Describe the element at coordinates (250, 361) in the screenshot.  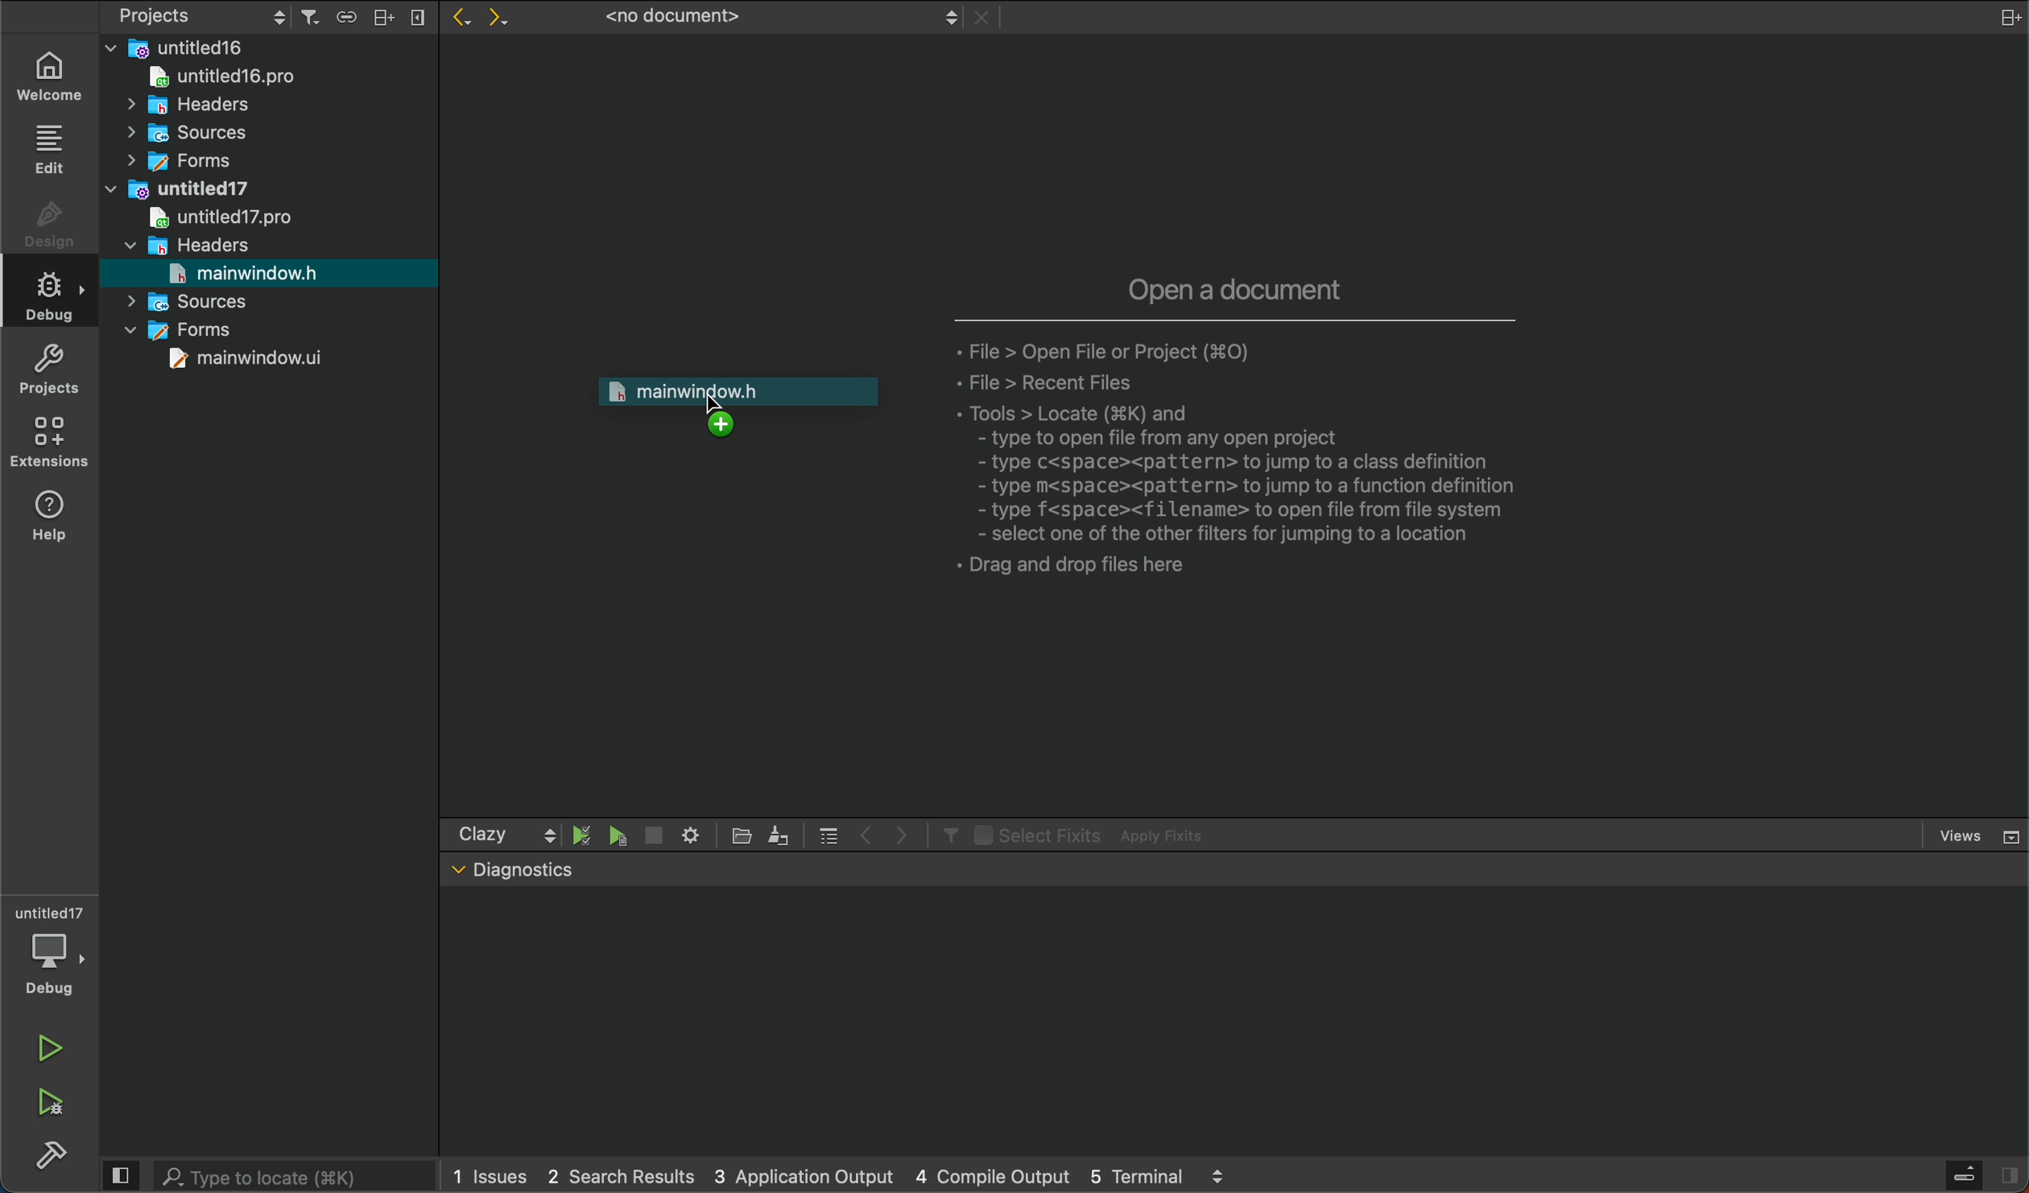
I see `mainwindow.ui` at that location.